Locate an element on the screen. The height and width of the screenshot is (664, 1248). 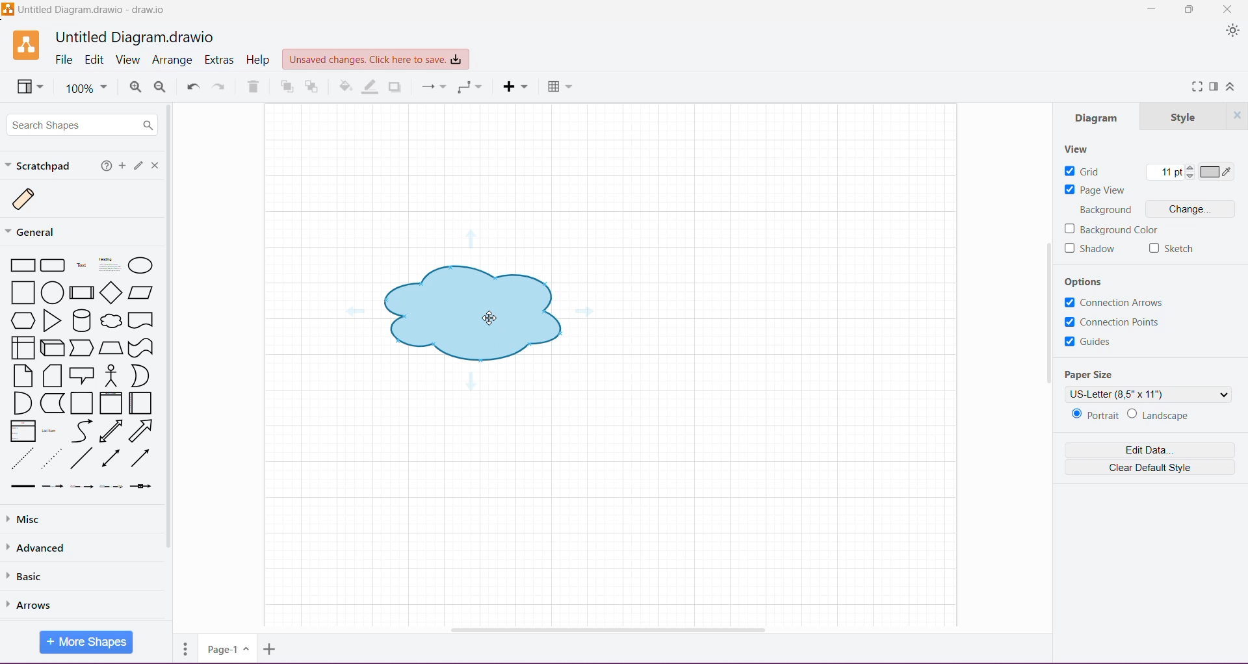
Fullscreen is located at coordinates (1195, 87).